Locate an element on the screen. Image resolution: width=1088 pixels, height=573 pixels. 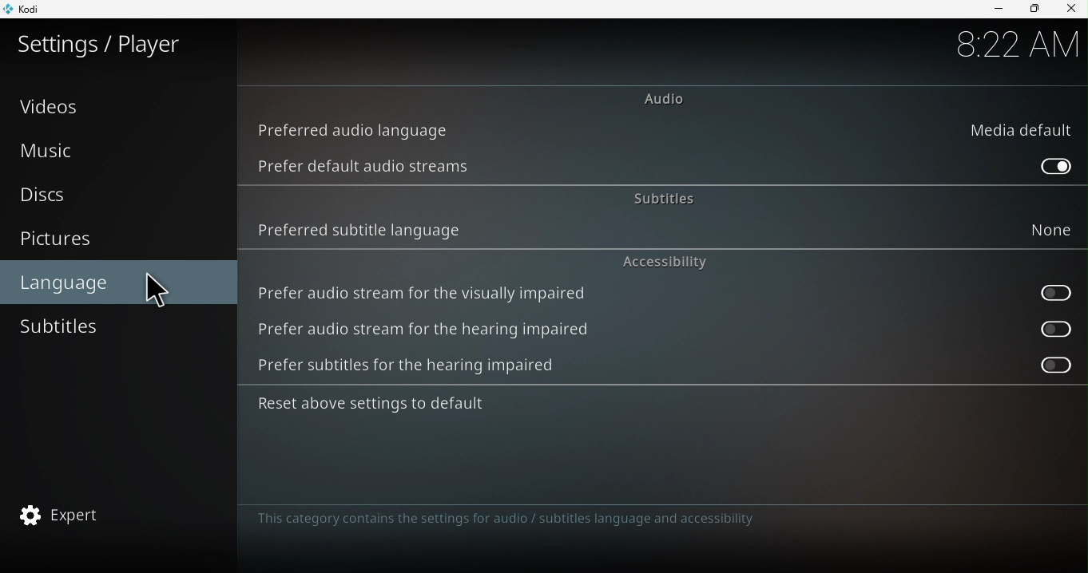
Discs is located at coordinates (112, 198).